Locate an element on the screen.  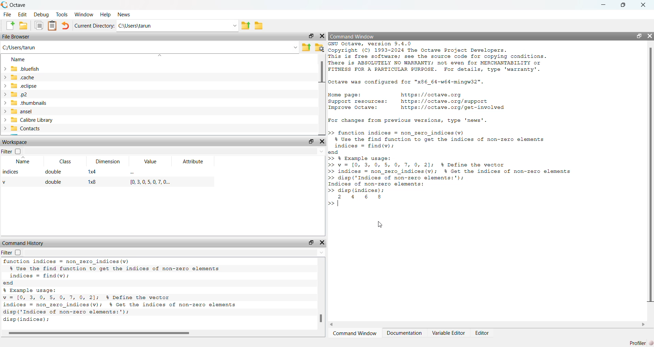
Current Directory: is located at coordinates (95, 25).